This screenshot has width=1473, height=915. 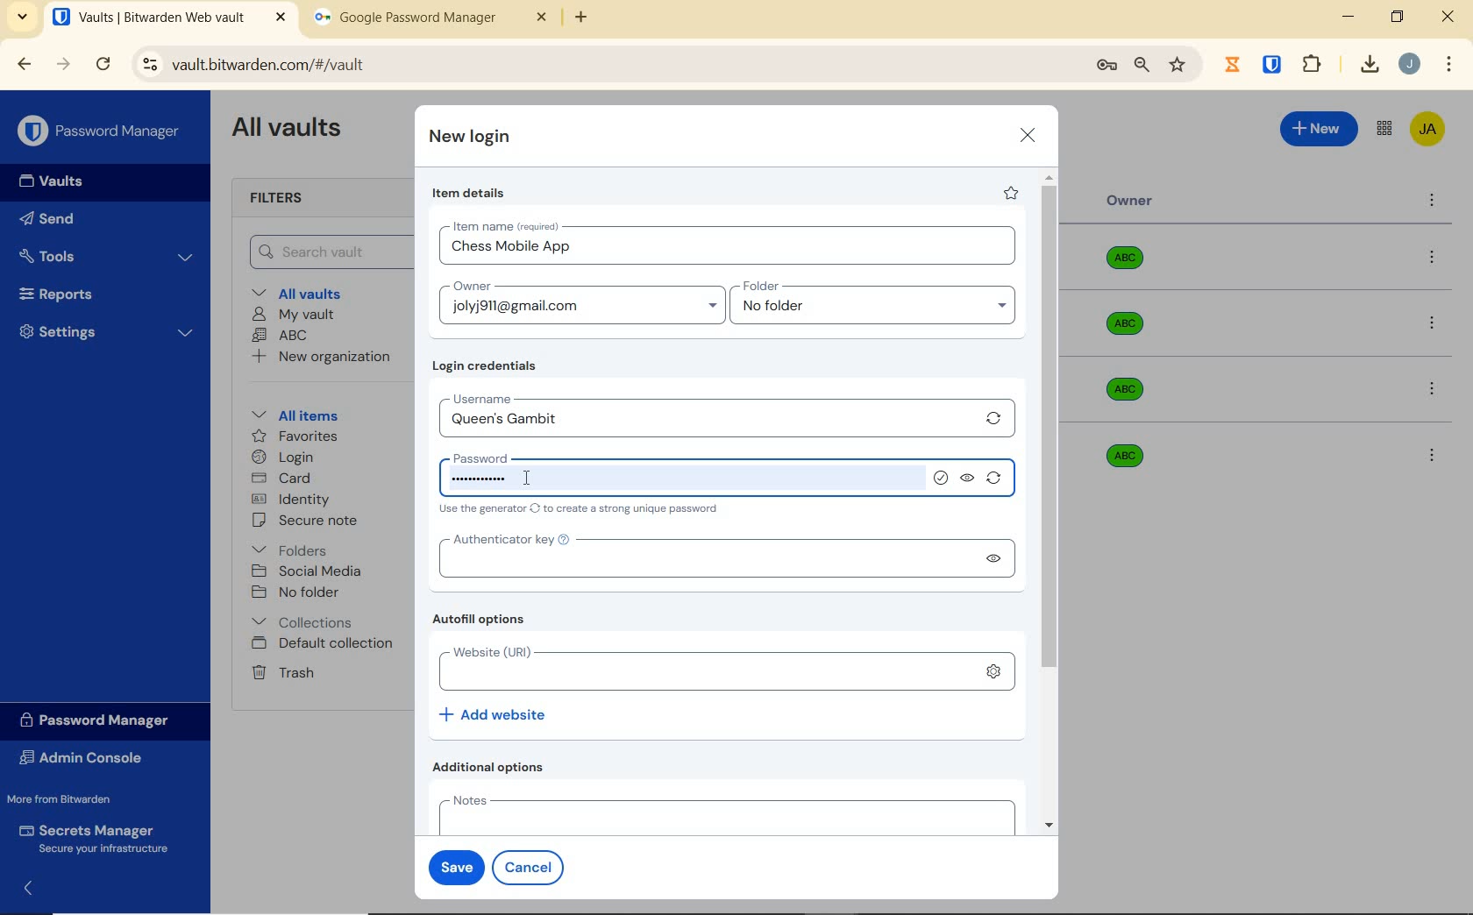 What do you see at coordinates (310, 521) in the screenshot?
I see `secure note` at bounding box center [310, 521].